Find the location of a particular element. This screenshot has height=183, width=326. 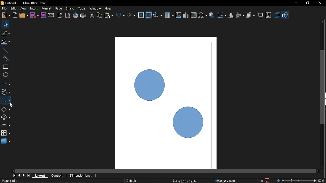

Zoom chnage is located at coordinates (296, 181).